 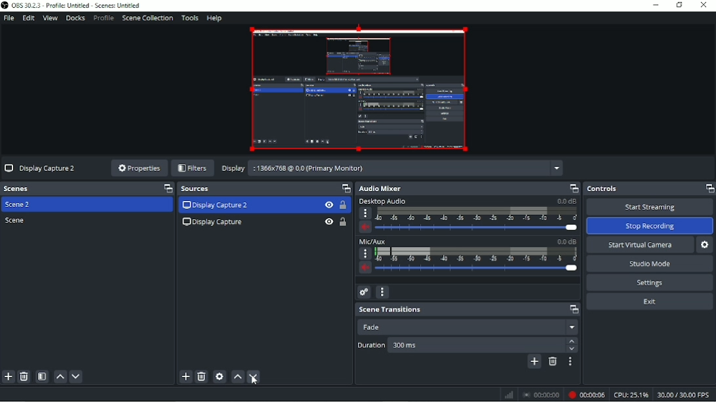 What do you see at coordinates (24, 377) in the screenshot?
I see `Remove selected scene` at bounding box center [24, 377].